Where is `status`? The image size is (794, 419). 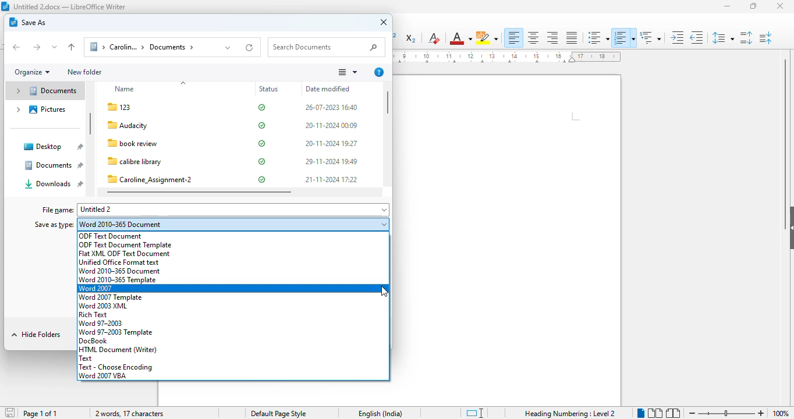
status is located at coordinates (262, 143).